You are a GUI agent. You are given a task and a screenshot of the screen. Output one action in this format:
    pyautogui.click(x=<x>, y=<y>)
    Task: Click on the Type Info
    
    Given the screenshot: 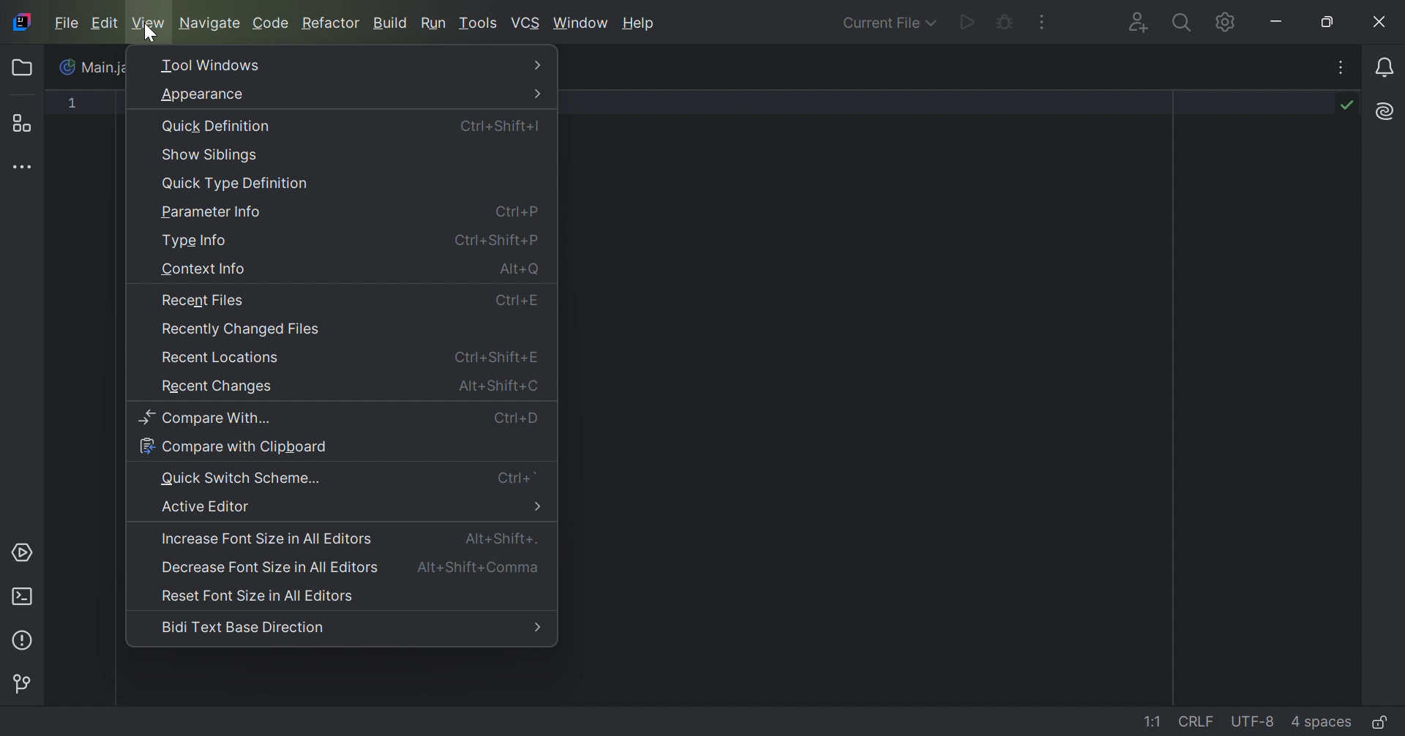 What is the action you would take?
    pyautogui.click(x=194, y=241)
    